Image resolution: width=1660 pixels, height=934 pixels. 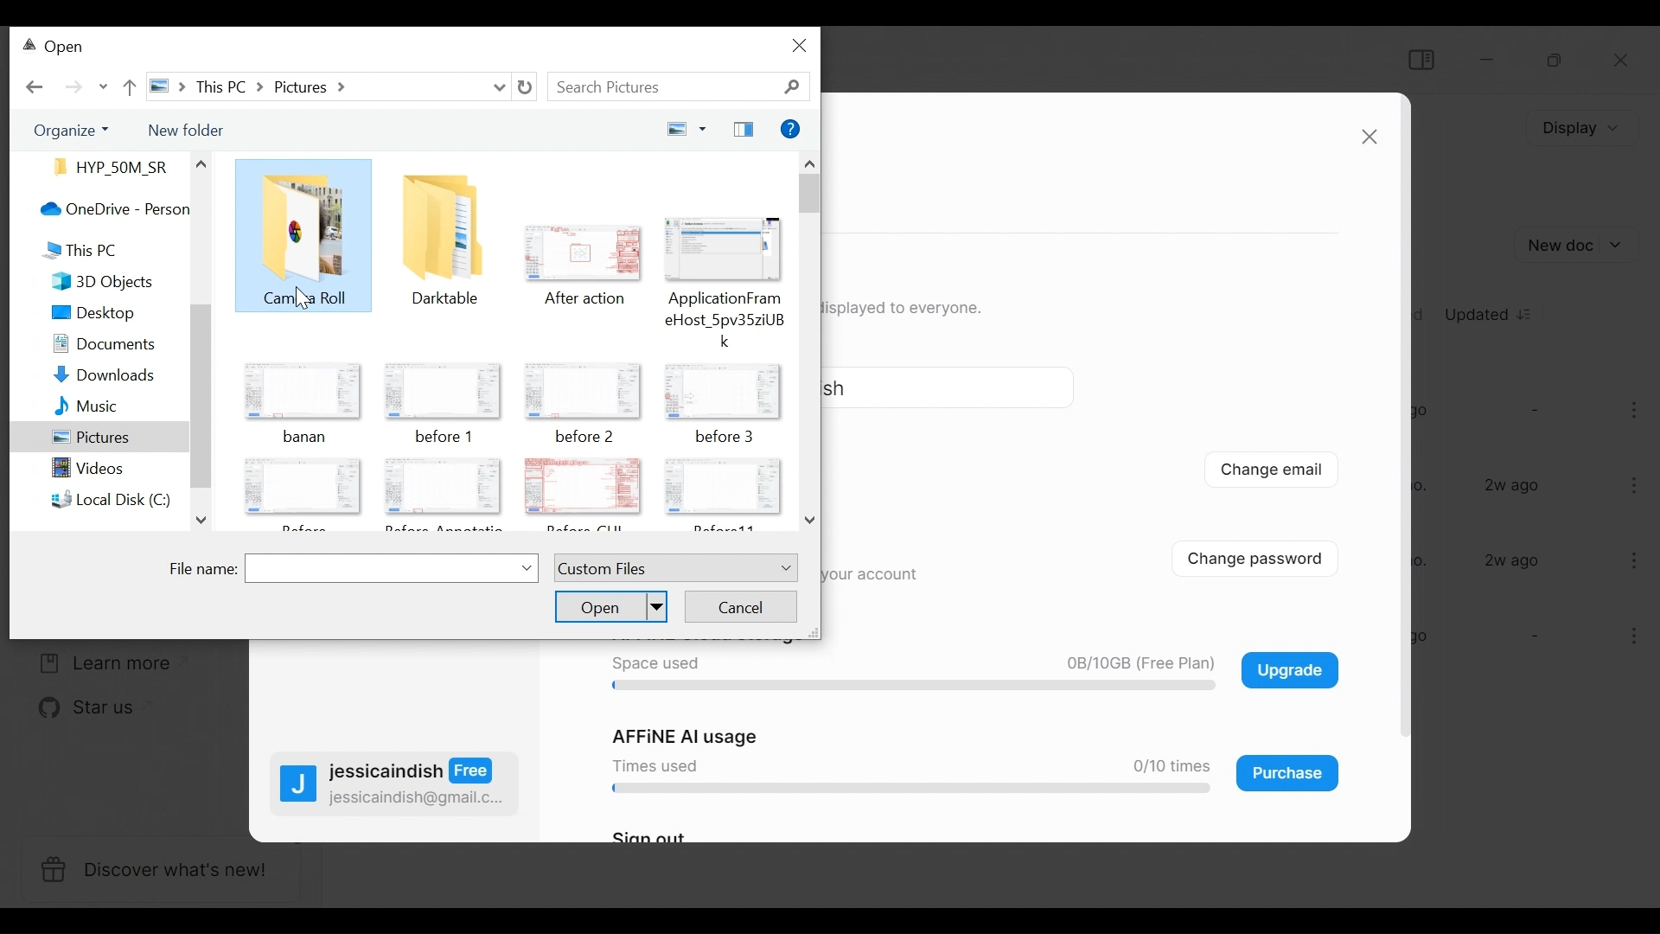 What do you see at coordinates (744, 131) in the screenshot?
I see `Show the preview pane` at bounding box center [744, 131].